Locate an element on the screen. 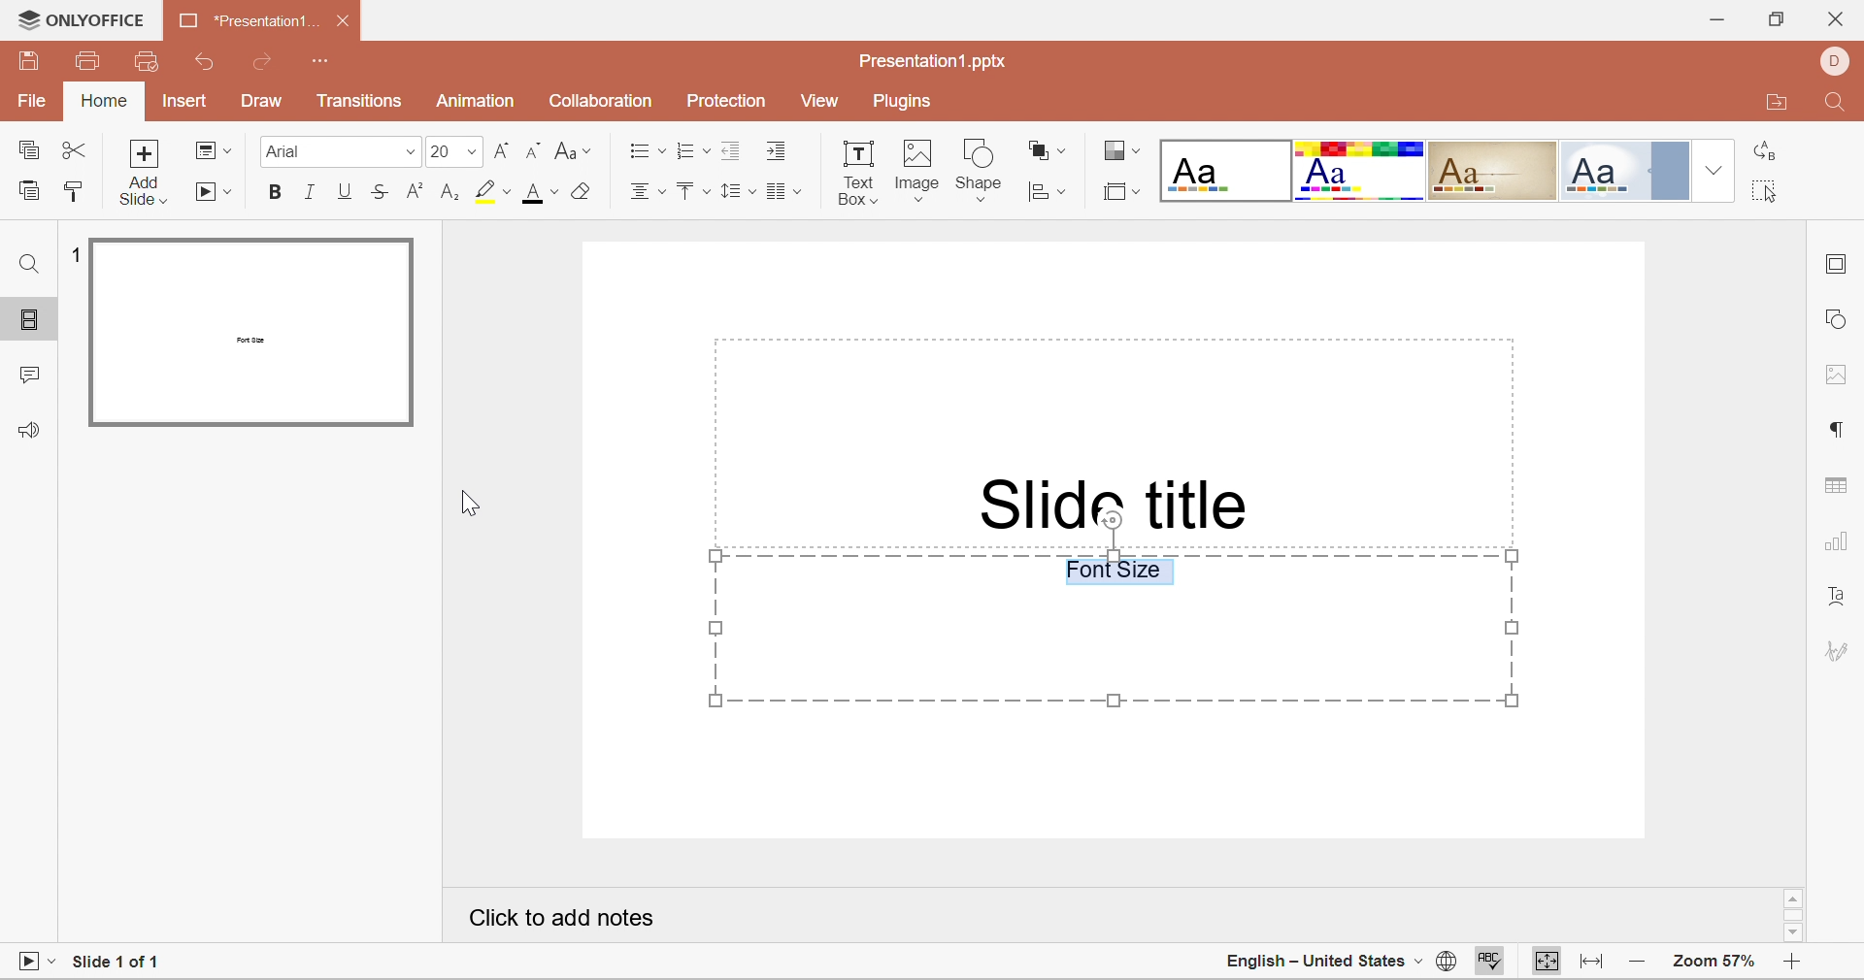  Insert is located at coordinates (185, 102).